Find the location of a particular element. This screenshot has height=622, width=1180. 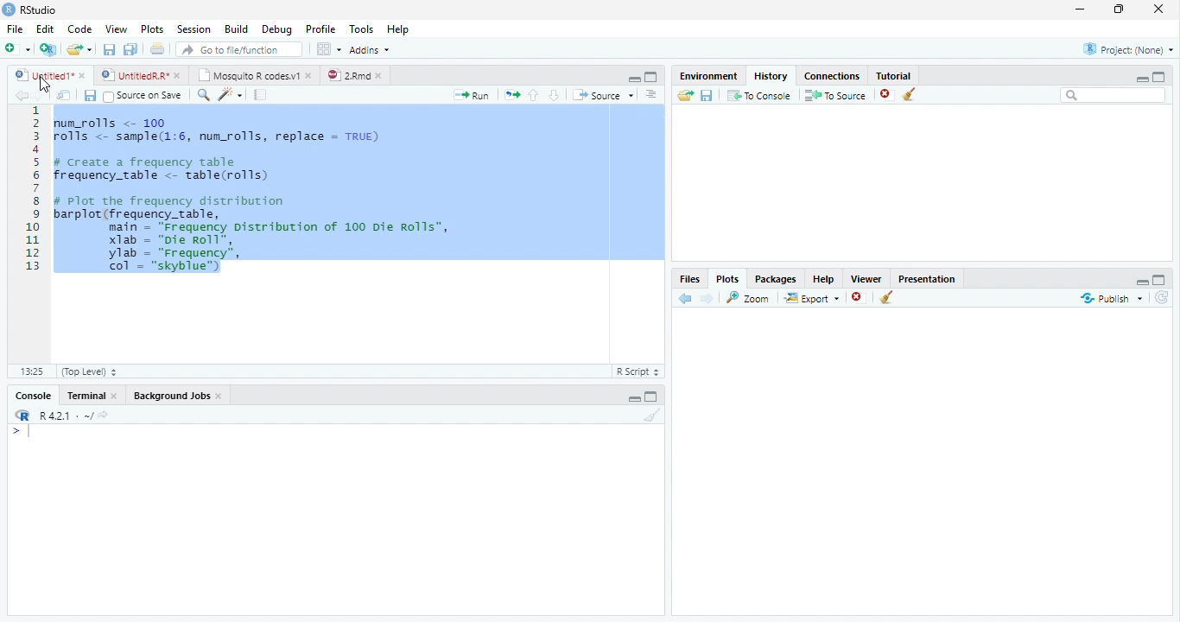

Full Height is located at coordinates (1161, 280).